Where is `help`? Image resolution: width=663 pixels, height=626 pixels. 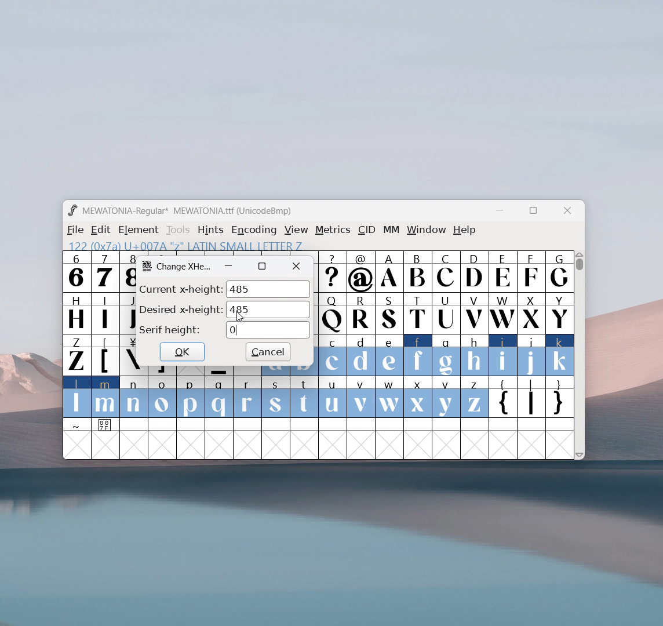
help is located at coordinates (465, 230).